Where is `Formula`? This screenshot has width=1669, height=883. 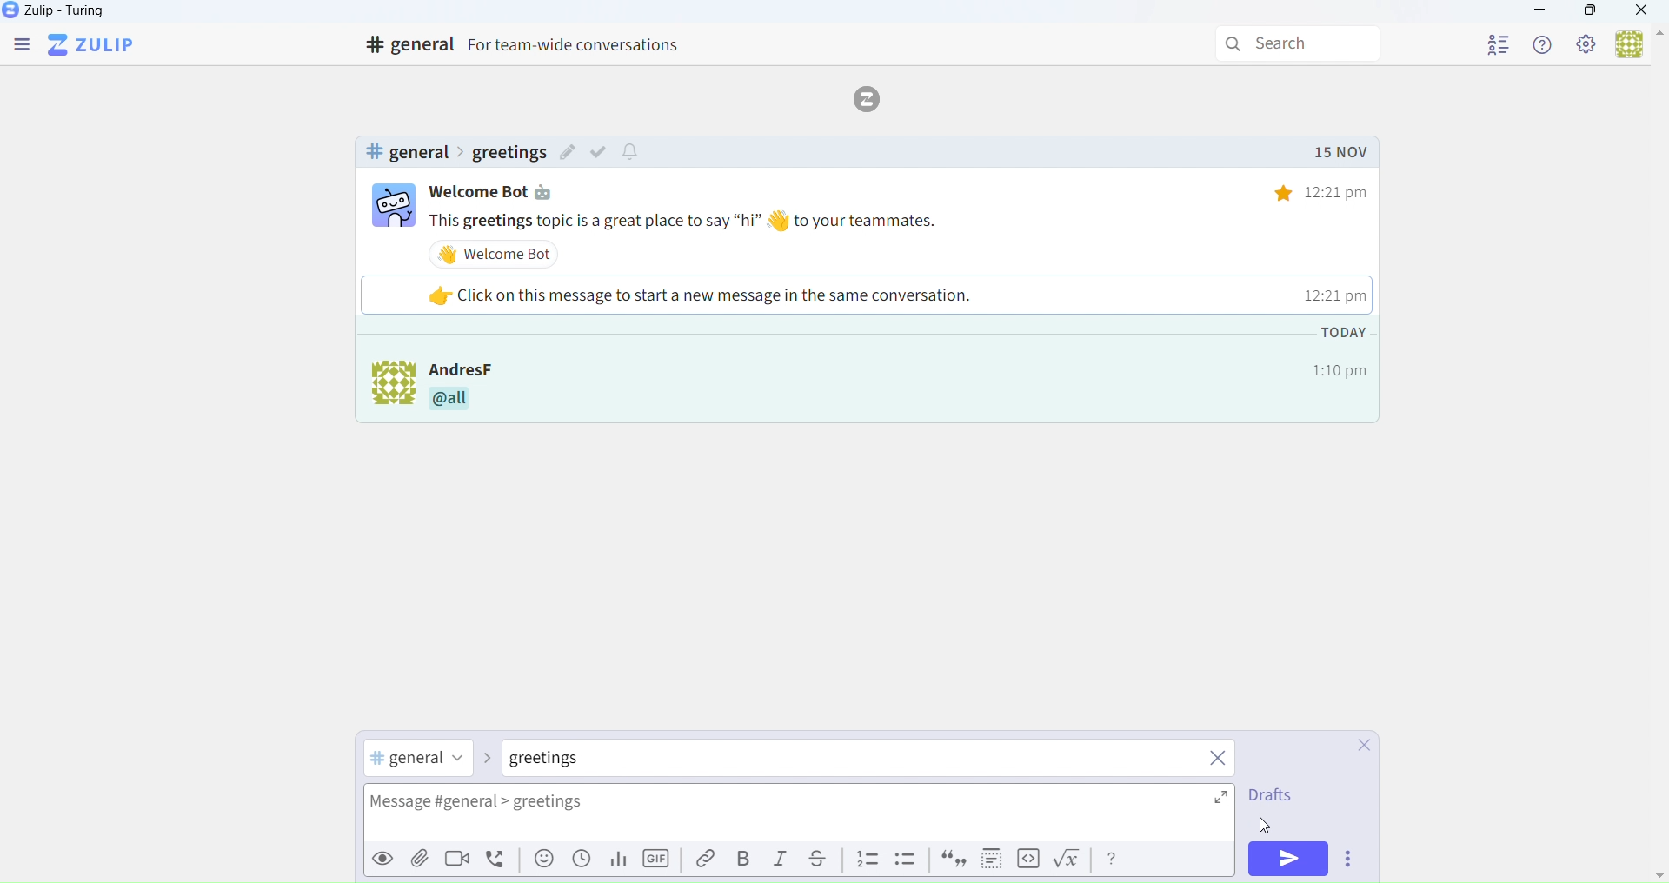
Formula is located at coordinates (1071, 862).